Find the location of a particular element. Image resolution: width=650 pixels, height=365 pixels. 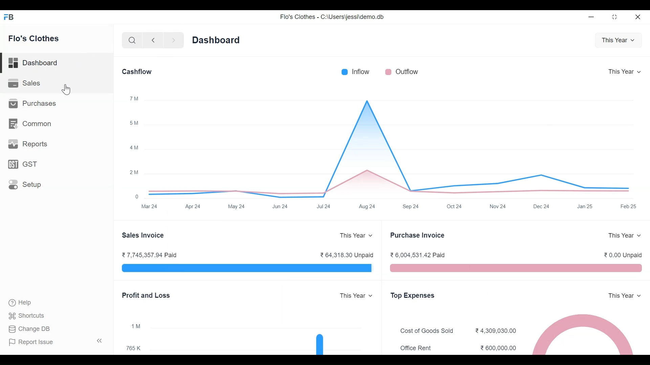

Close is located at coordinates (637, 17).